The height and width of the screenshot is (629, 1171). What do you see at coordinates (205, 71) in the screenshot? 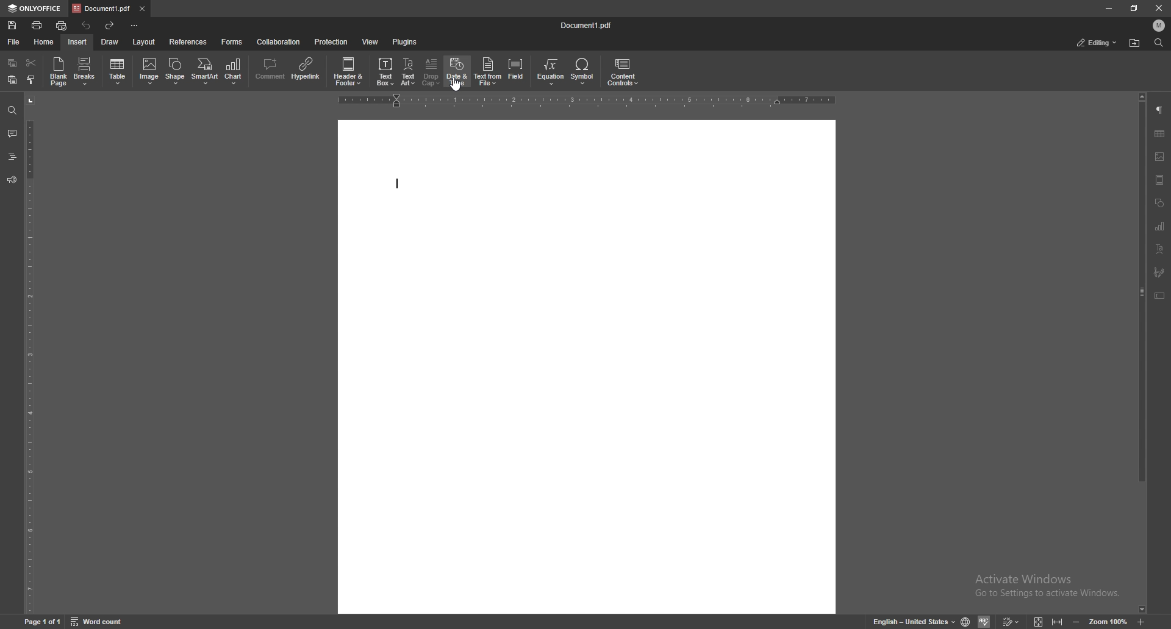
I see `smart art` at bounding box center [205, 71].